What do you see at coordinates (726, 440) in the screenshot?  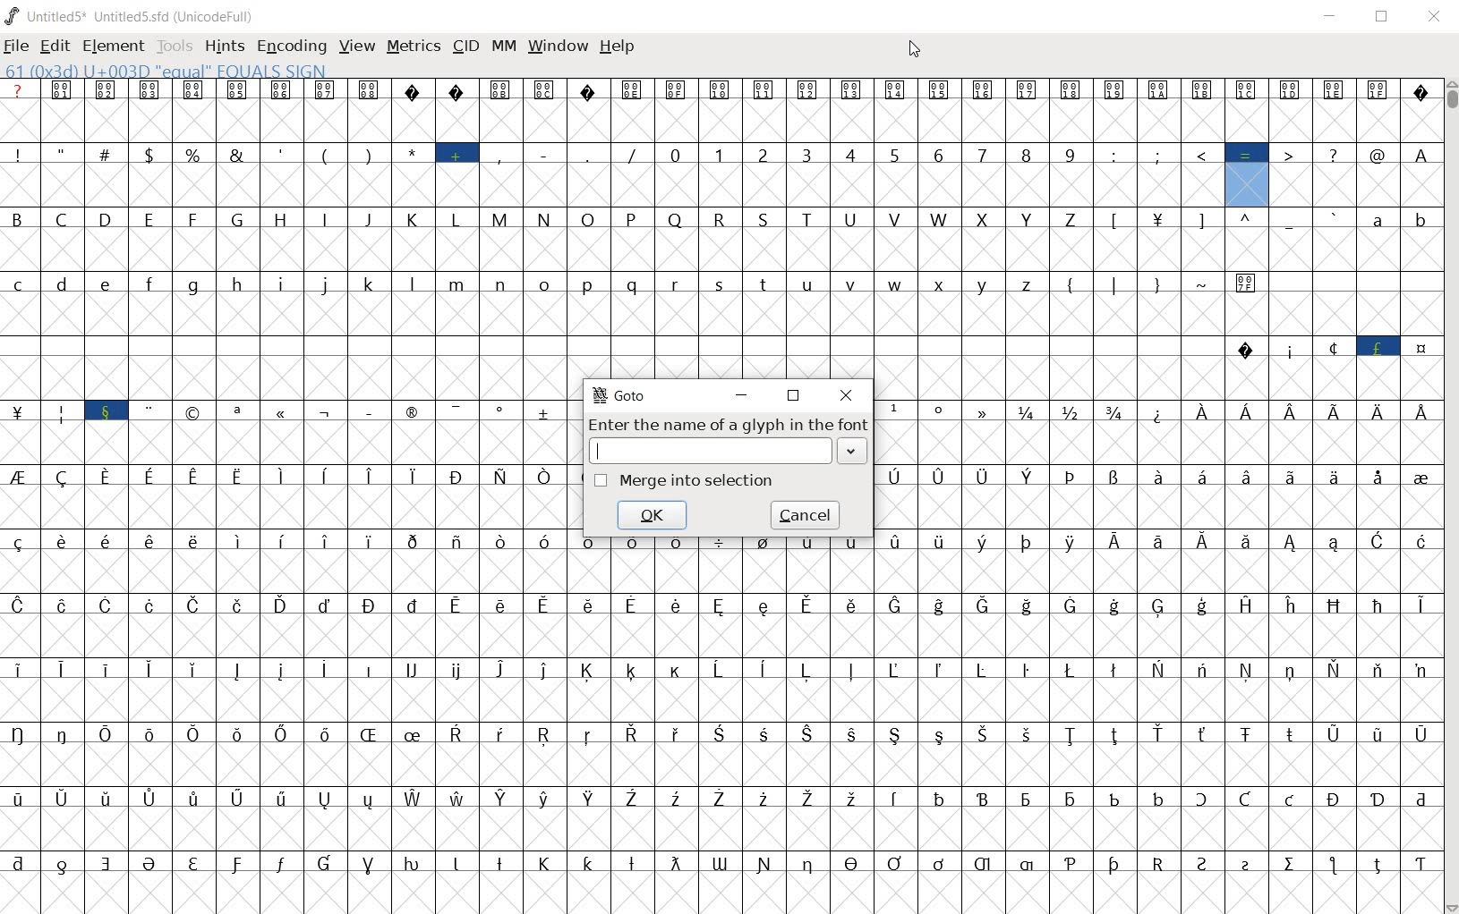 I see `Enter the name of a glyph in the font` at bounding box center [726, 440].